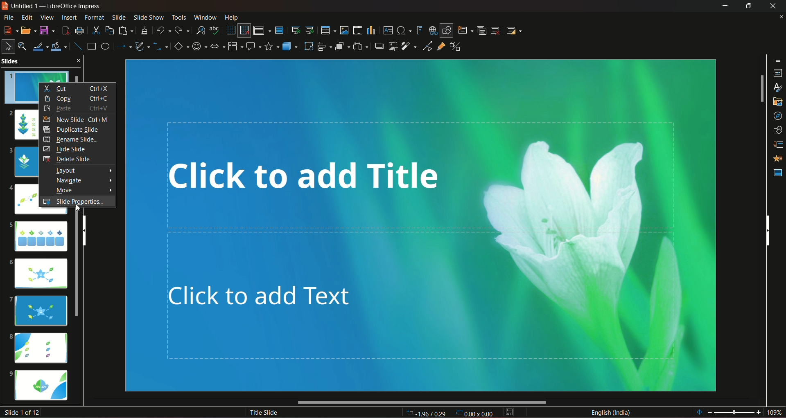  Describe the element at coordinates (65, 148) in the screenshot. I see `hide slide` at that location.